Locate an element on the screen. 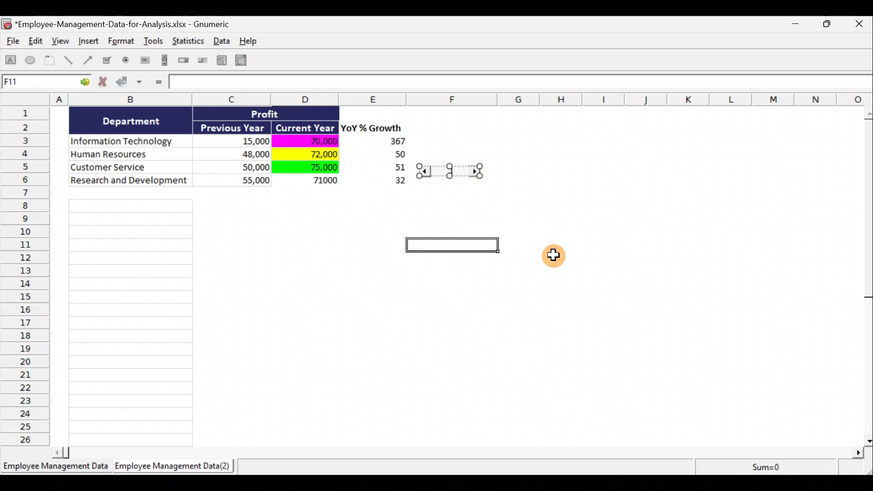  Sheet 2 is located at coordinates (175, 468).